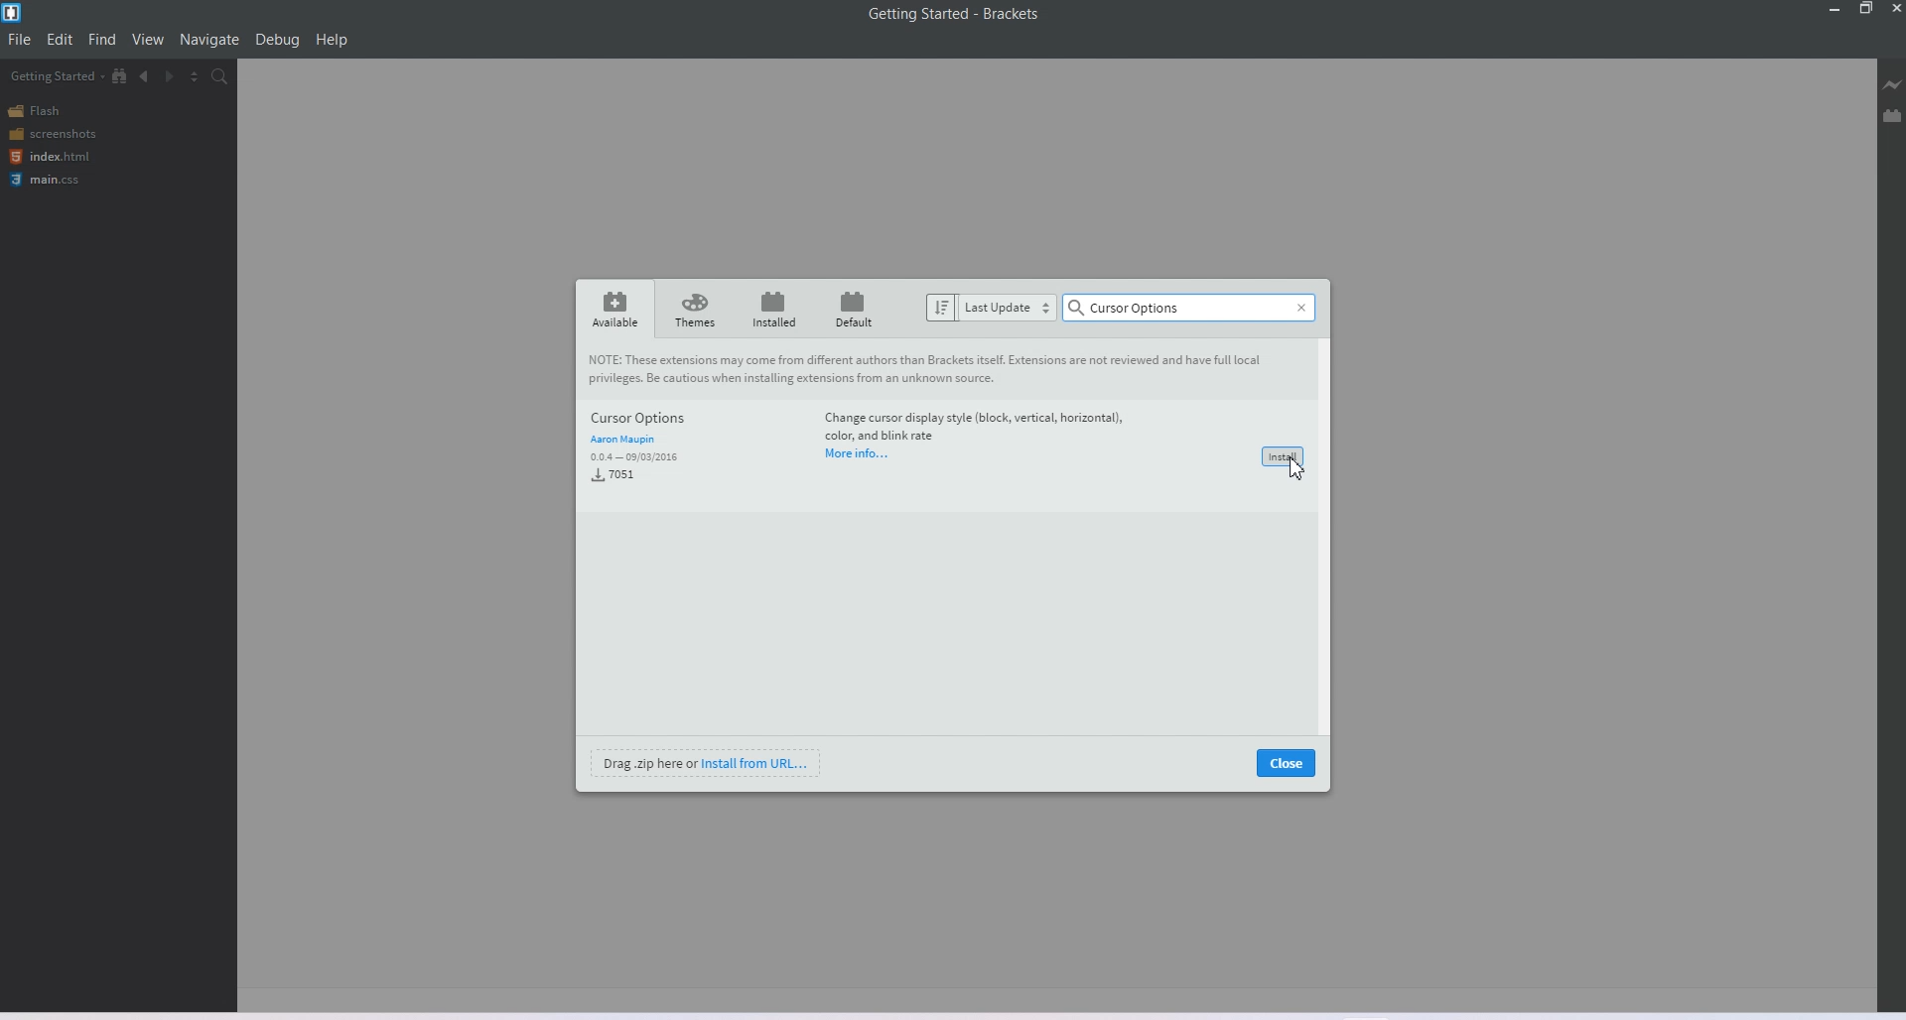  Describe the element at coordinates (938, 369) in the screenshot. I see `note about extension to users` at that location.